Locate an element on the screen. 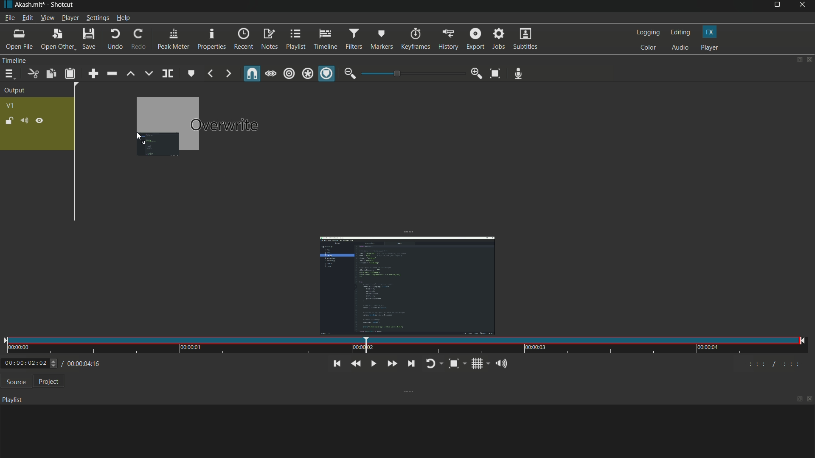 This screenshot has width=815, height=458. adjustment bar is located at coordinates (412, 74).